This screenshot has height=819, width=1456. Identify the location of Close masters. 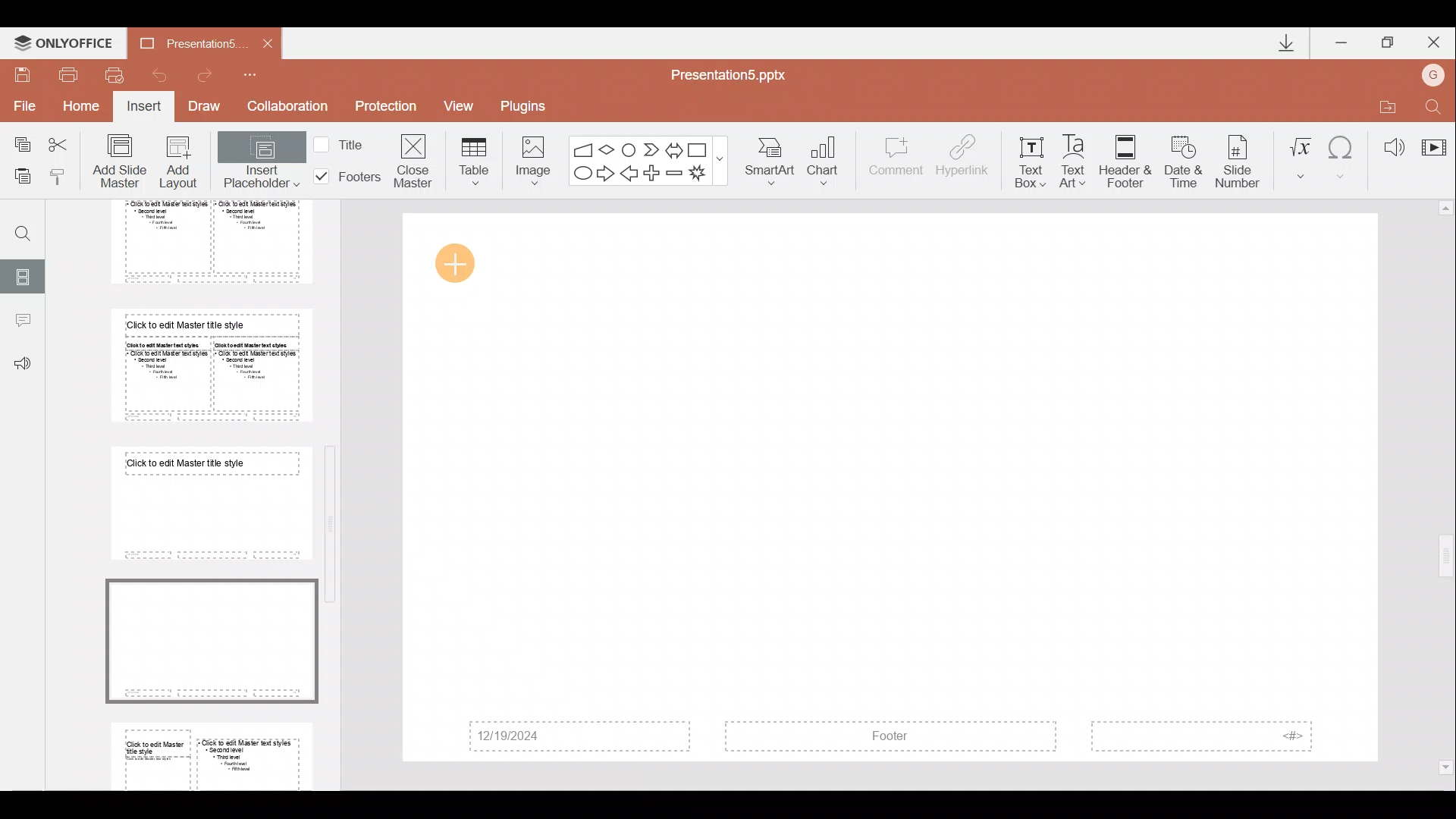
(415, 160).